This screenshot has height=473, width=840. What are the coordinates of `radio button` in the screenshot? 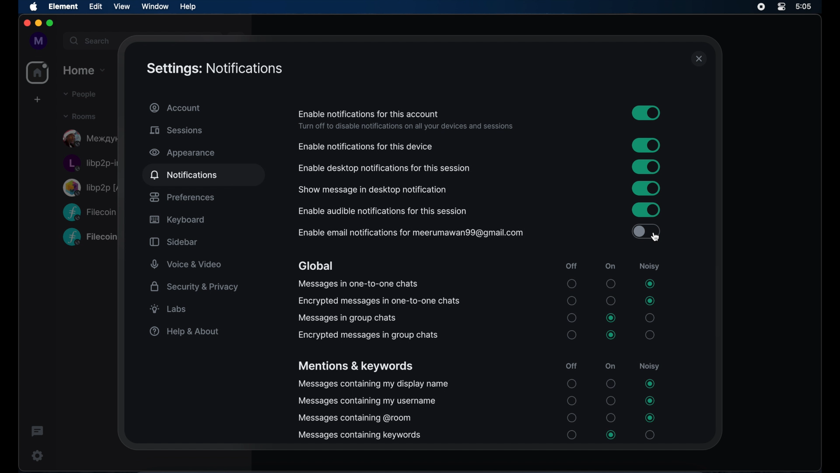 It's located at (572, 401).